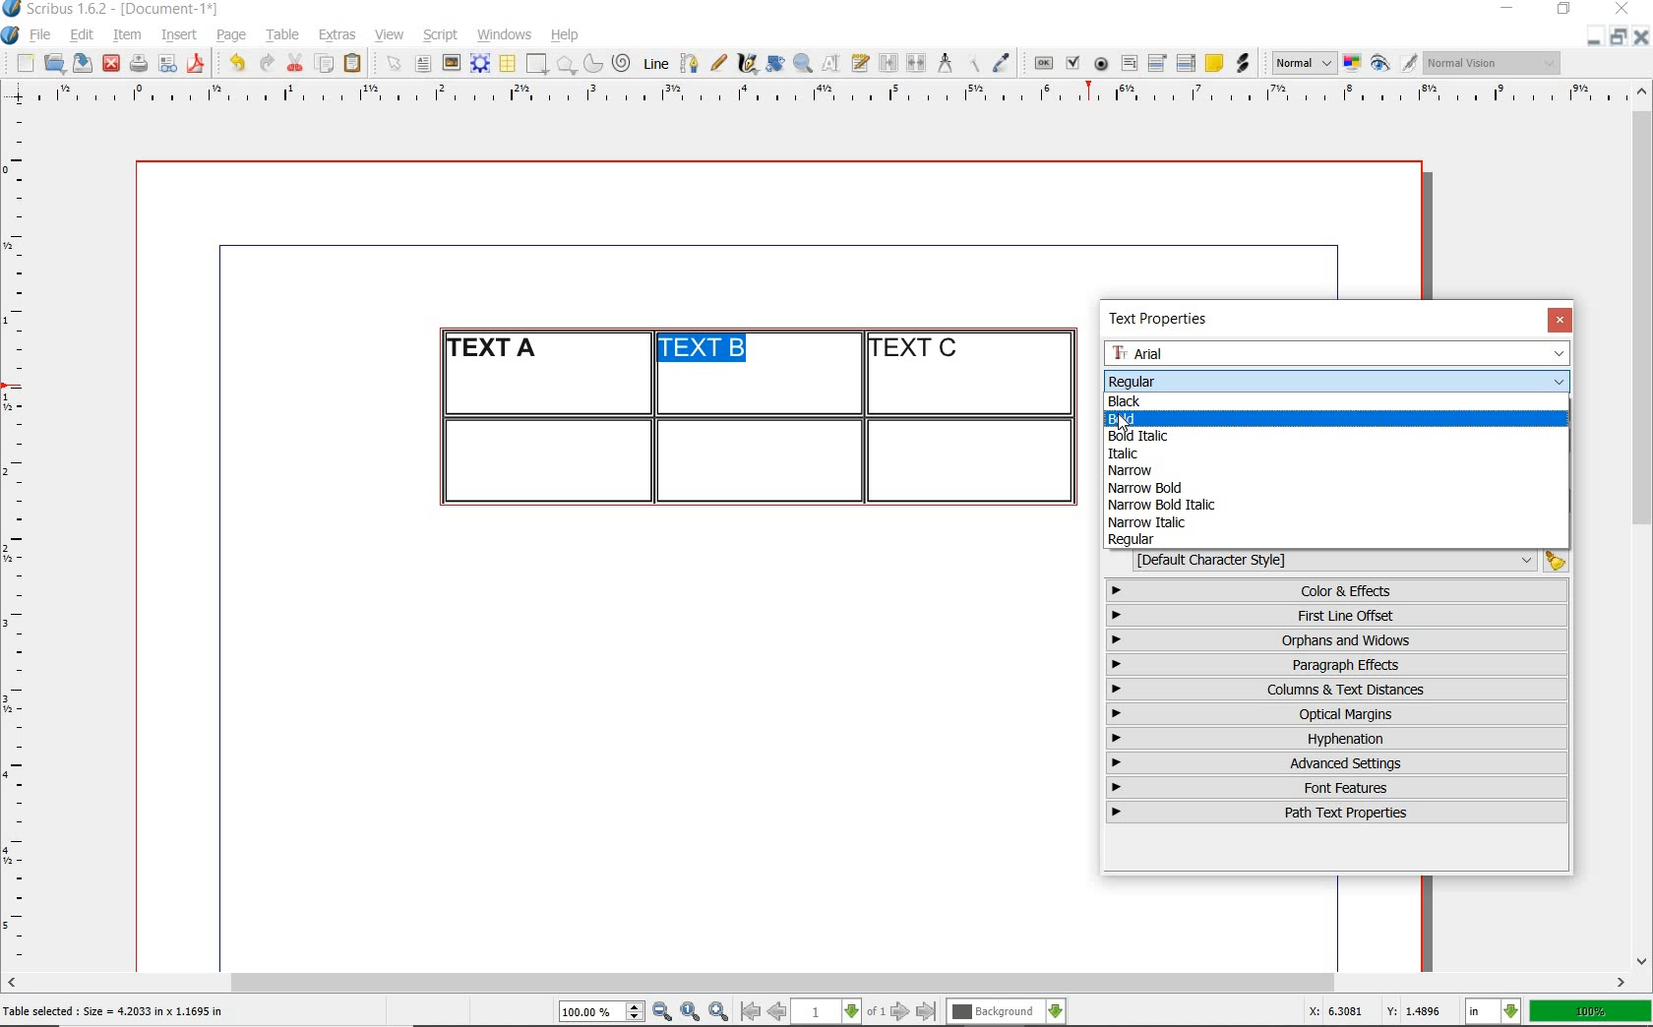 The height and width of the screenshot is (1027, 1653). I want to click on Bezier curve, so click(688, 63).